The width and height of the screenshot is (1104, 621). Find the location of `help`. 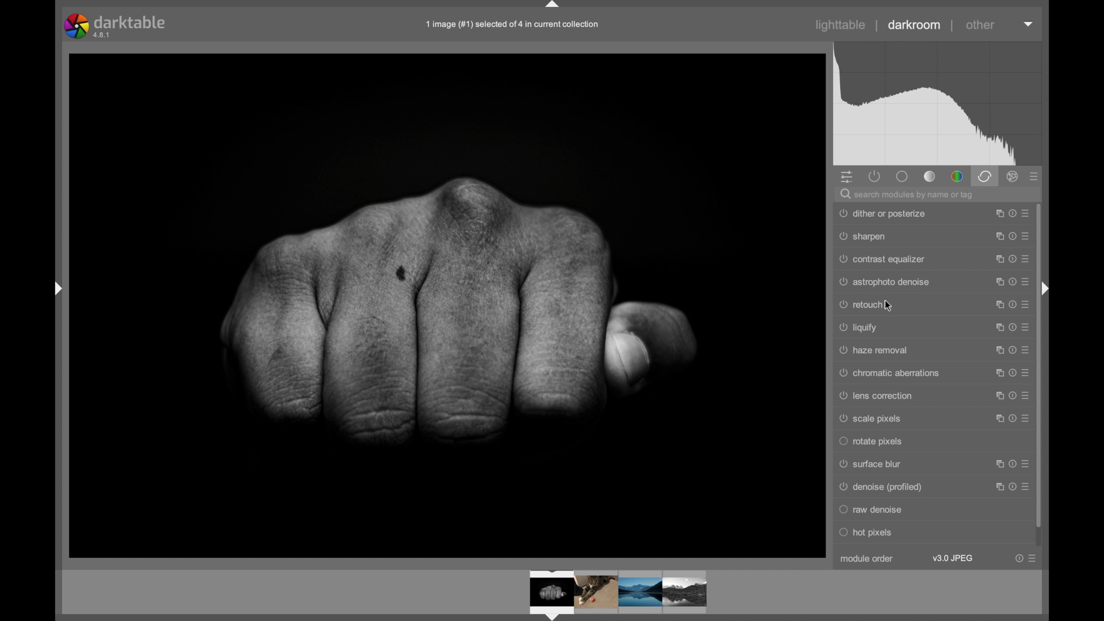

help is located at coordinates (1018, 558).